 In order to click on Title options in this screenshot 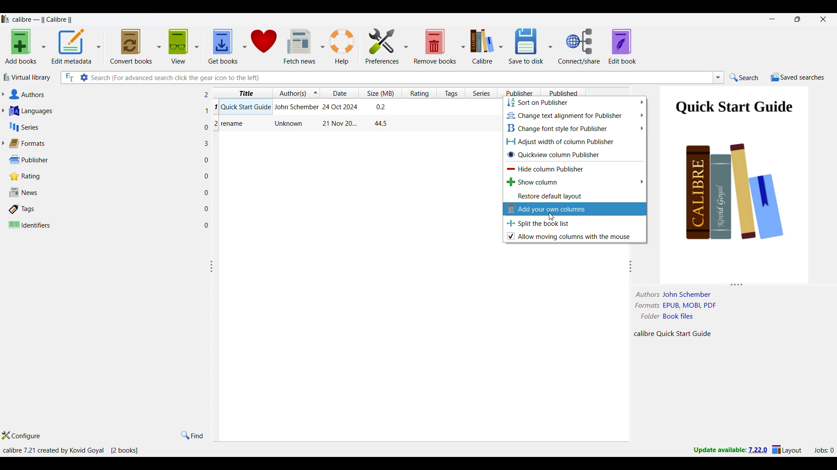, I will do `click(245, 92)`.